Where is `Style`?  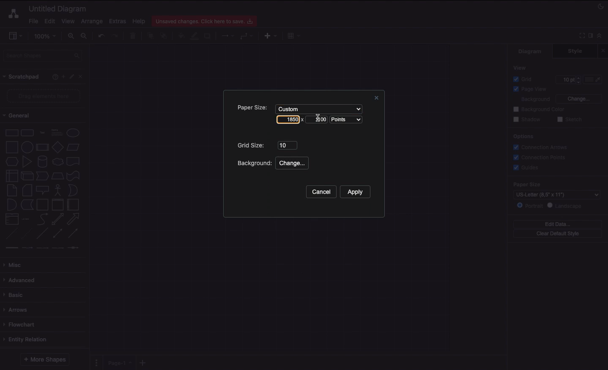
Style is located at coordinates (576, 51).